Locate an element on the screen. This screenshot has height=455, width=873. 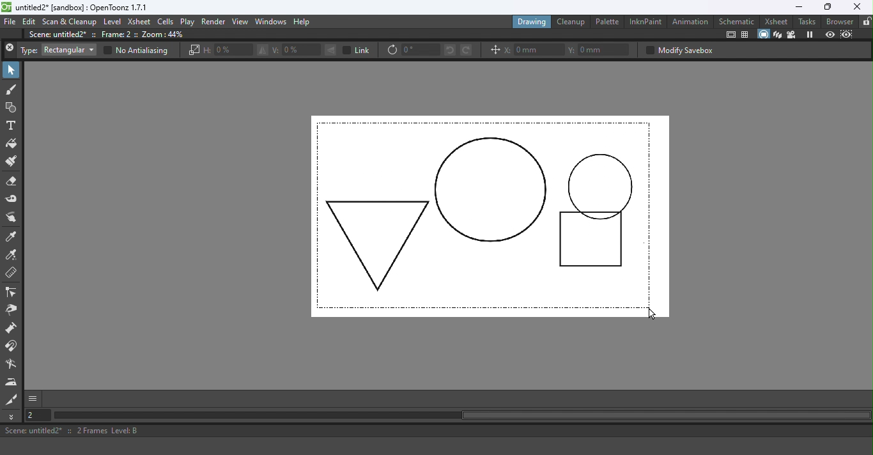
RGB Picker tool is located at coordinates (12, 256).